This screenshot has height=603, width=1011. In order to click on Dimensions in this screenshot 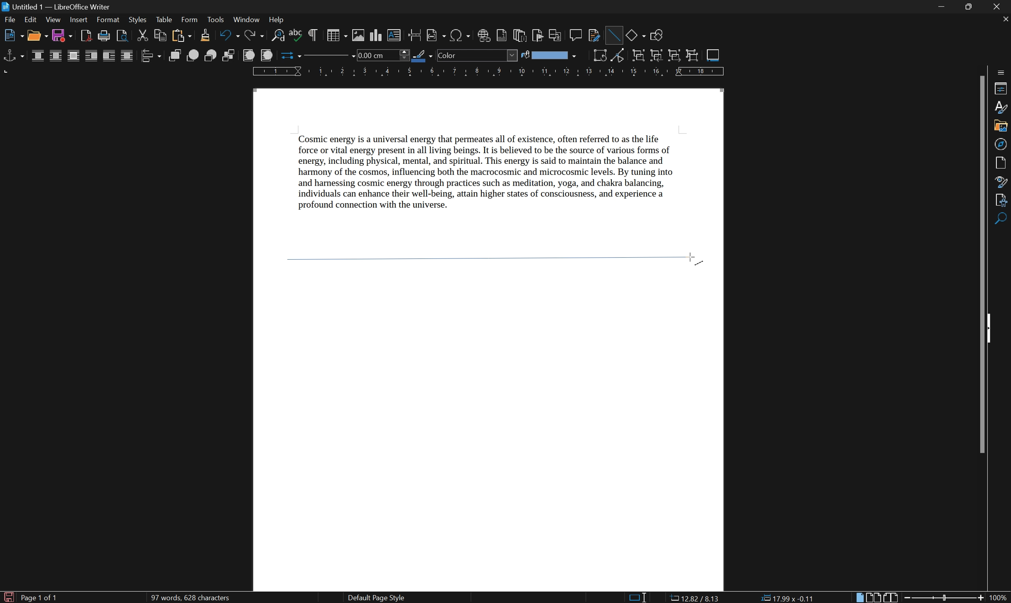, I will do `click(787, 597)`.